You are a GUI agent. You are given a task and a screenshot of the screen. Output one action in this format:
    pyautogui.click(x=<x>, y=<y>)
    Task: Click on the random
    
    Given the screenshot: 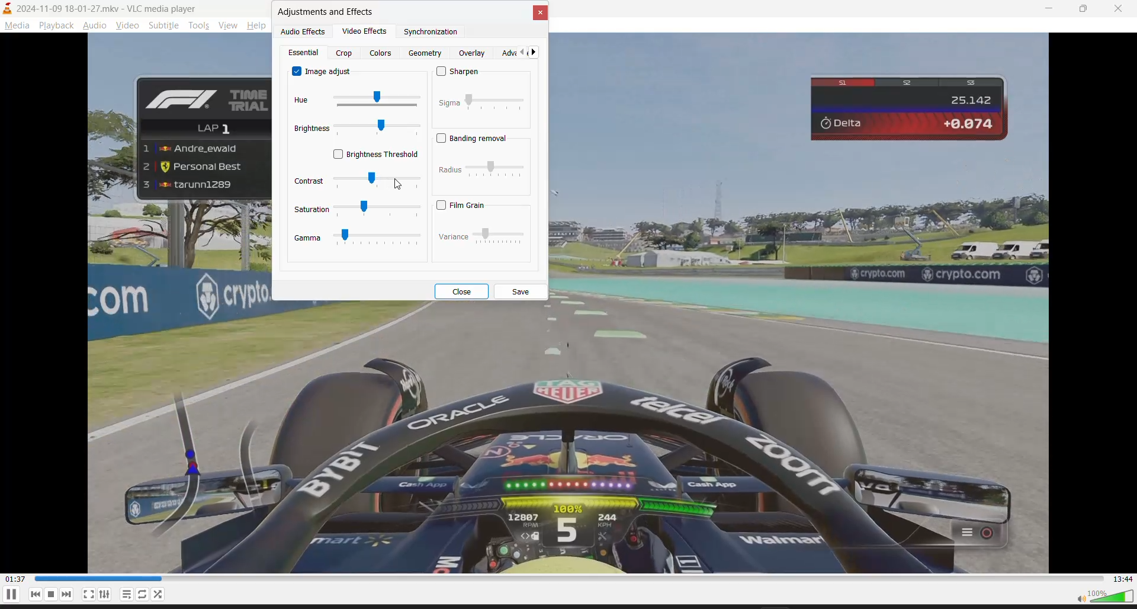 What is the action you would take?
    pyautogui.click(x=160, y=595)
    